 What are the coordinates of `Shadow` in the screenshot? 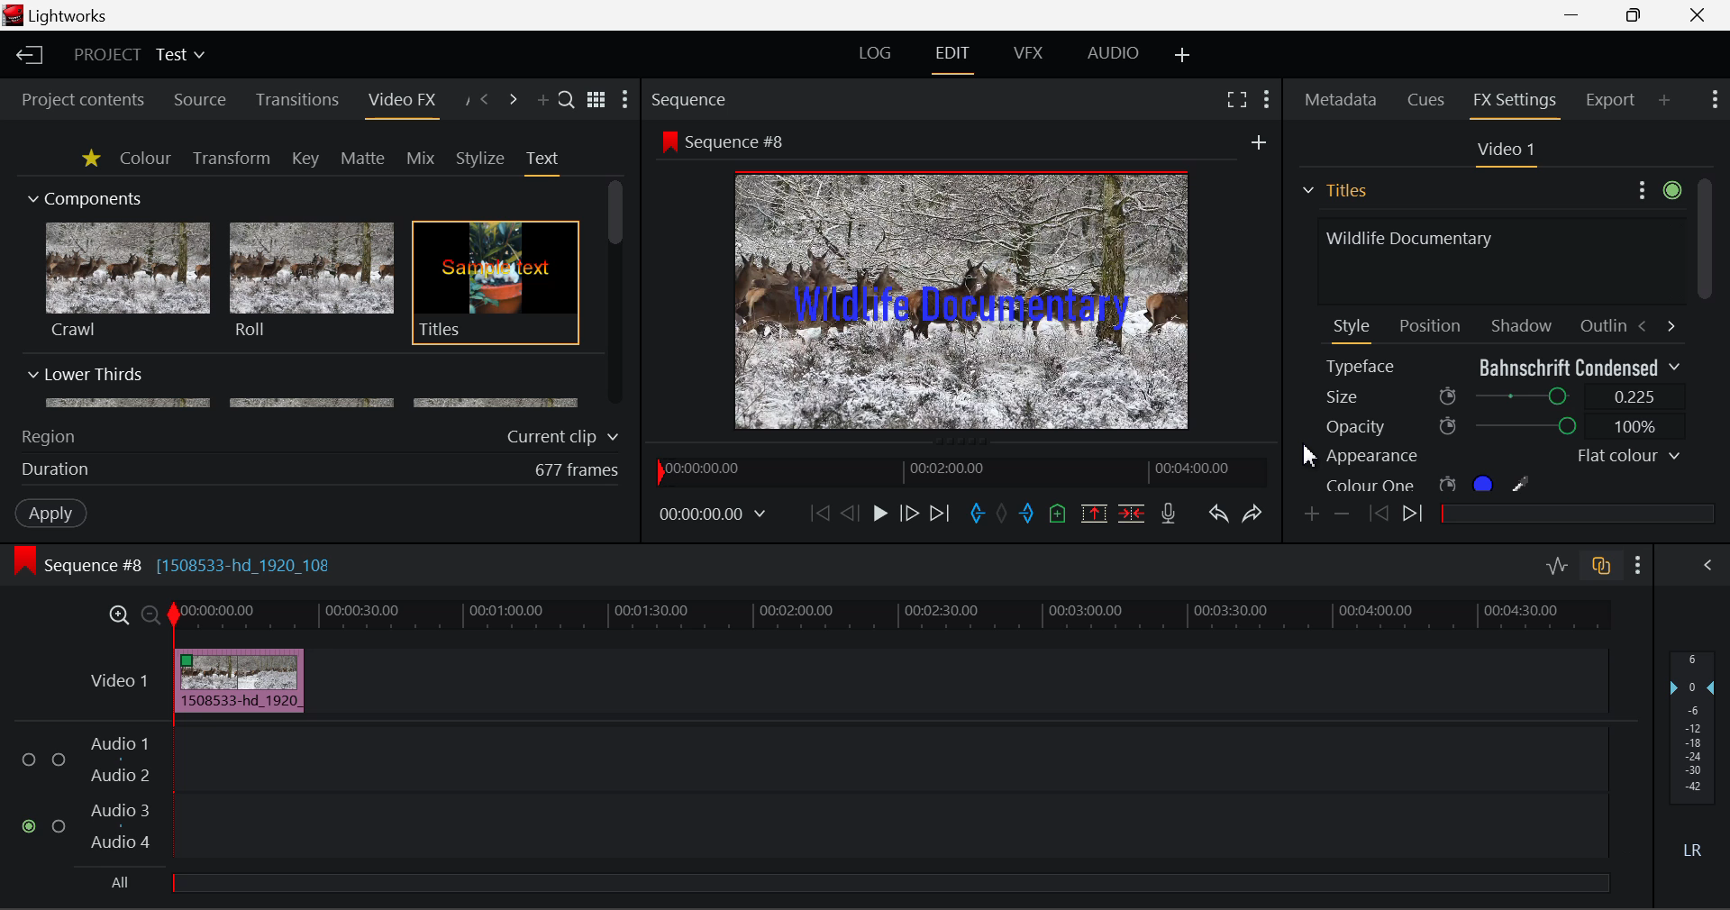 It's located at (1523, 322).